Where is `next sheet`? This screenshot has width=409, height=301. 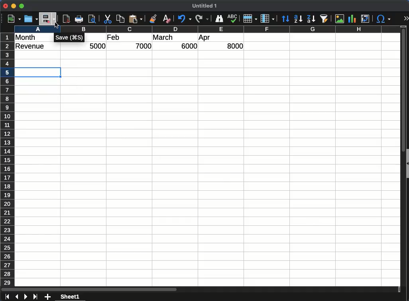
next sheet is located at coordinates (25, 297).